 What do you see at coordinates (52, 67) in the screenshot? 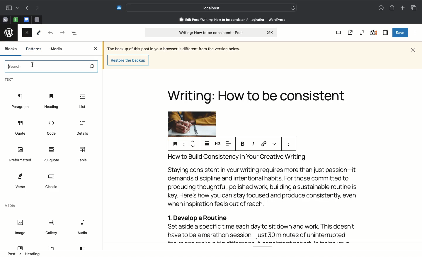
I see `Typing` at bounding box center [52, 67].